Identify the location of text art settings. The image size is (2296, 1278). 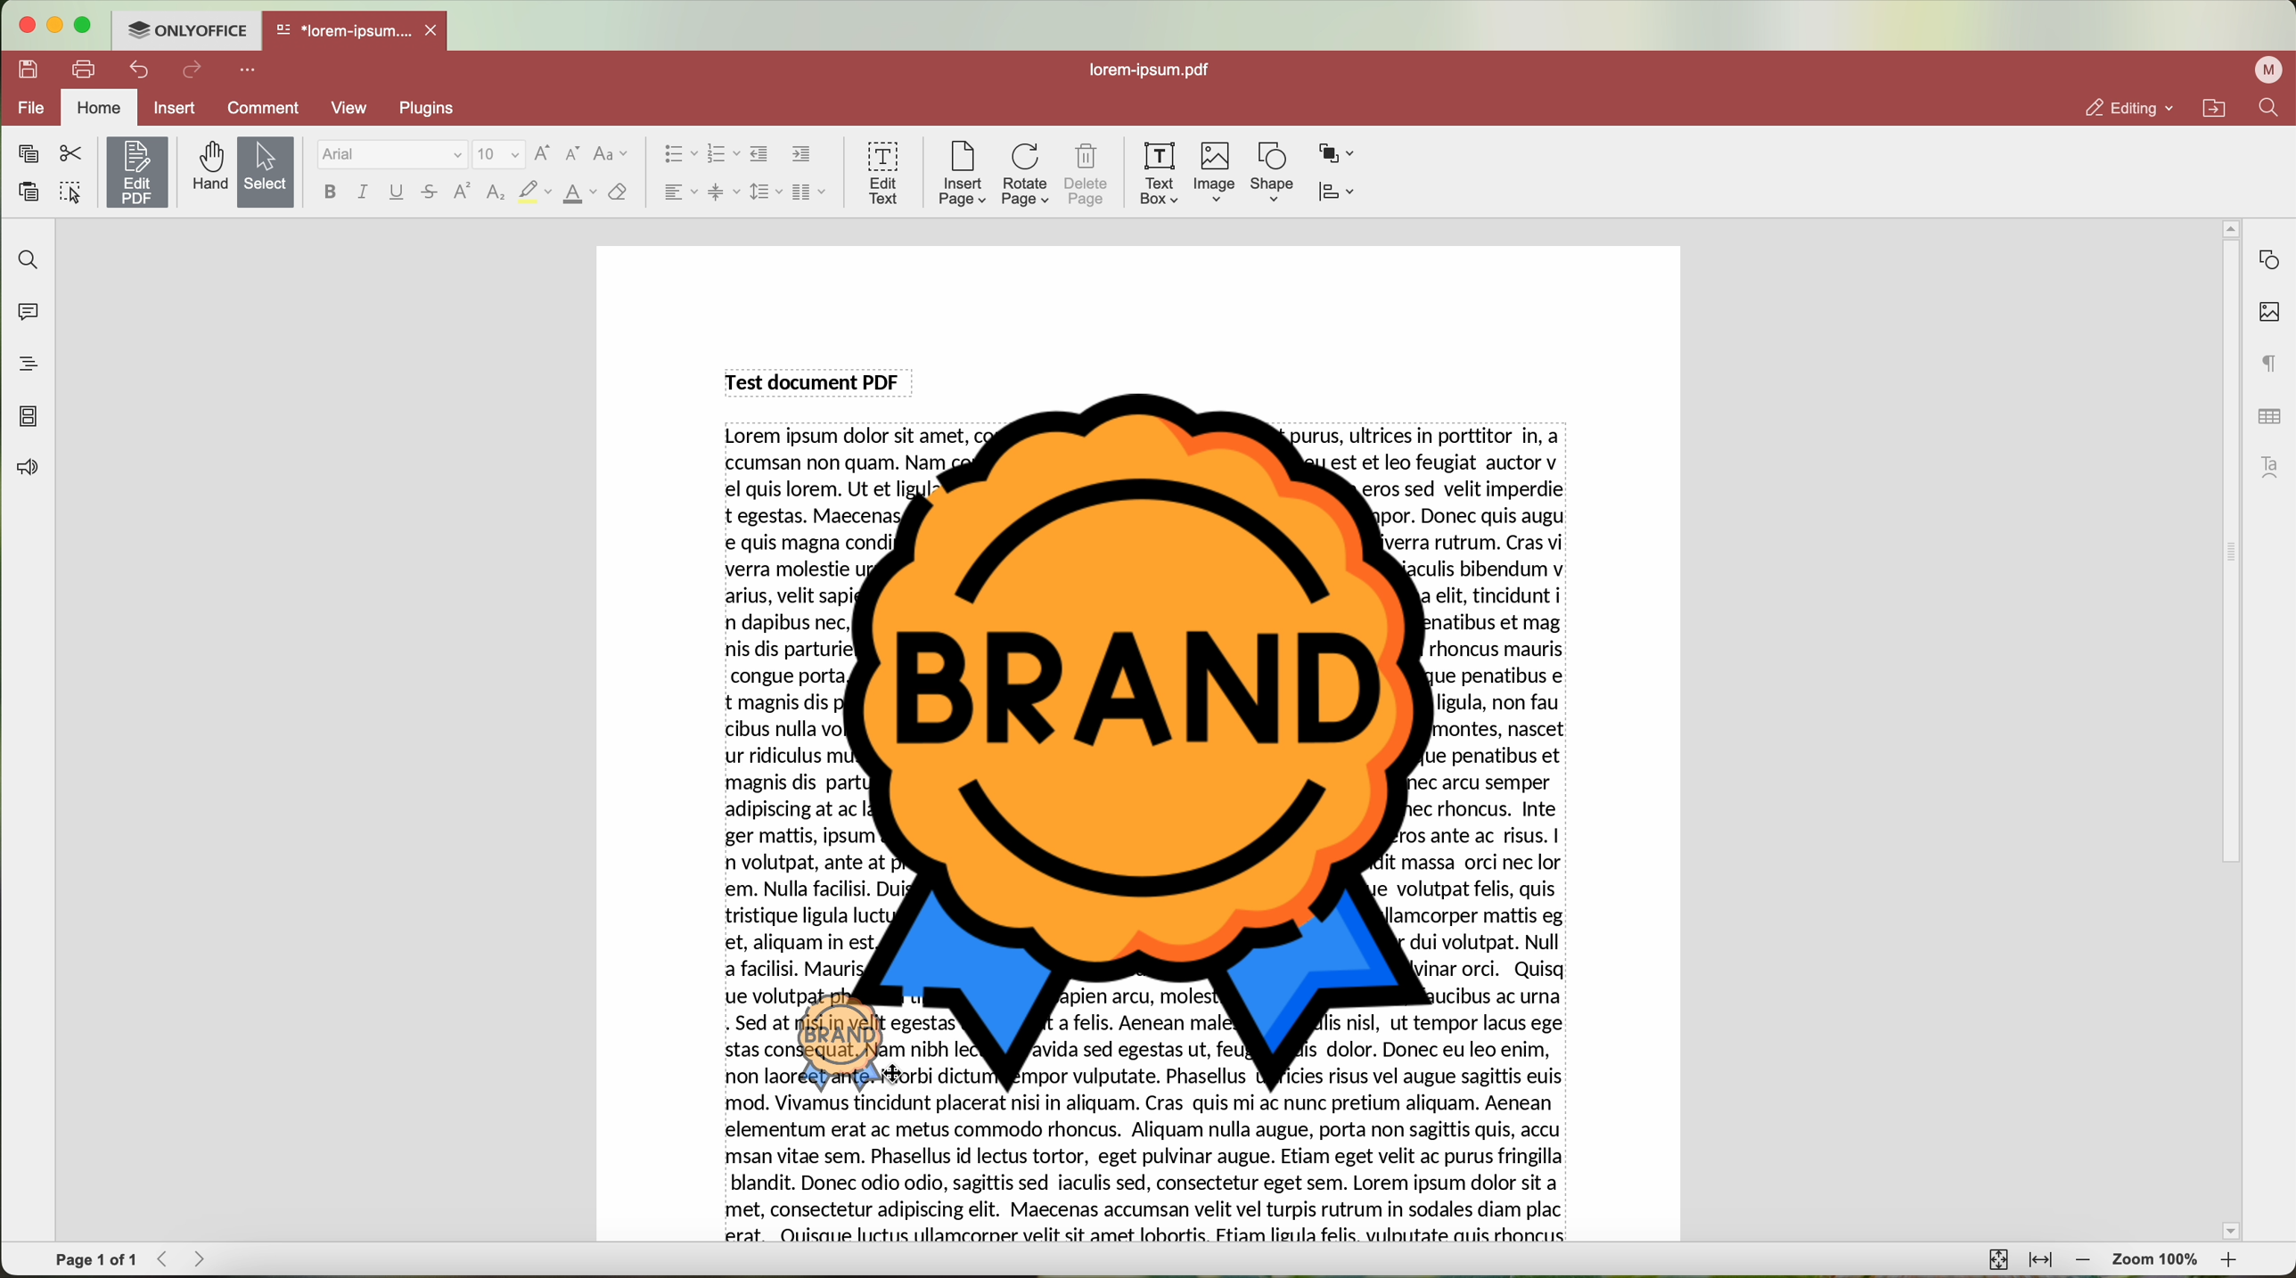
(2275, 467).